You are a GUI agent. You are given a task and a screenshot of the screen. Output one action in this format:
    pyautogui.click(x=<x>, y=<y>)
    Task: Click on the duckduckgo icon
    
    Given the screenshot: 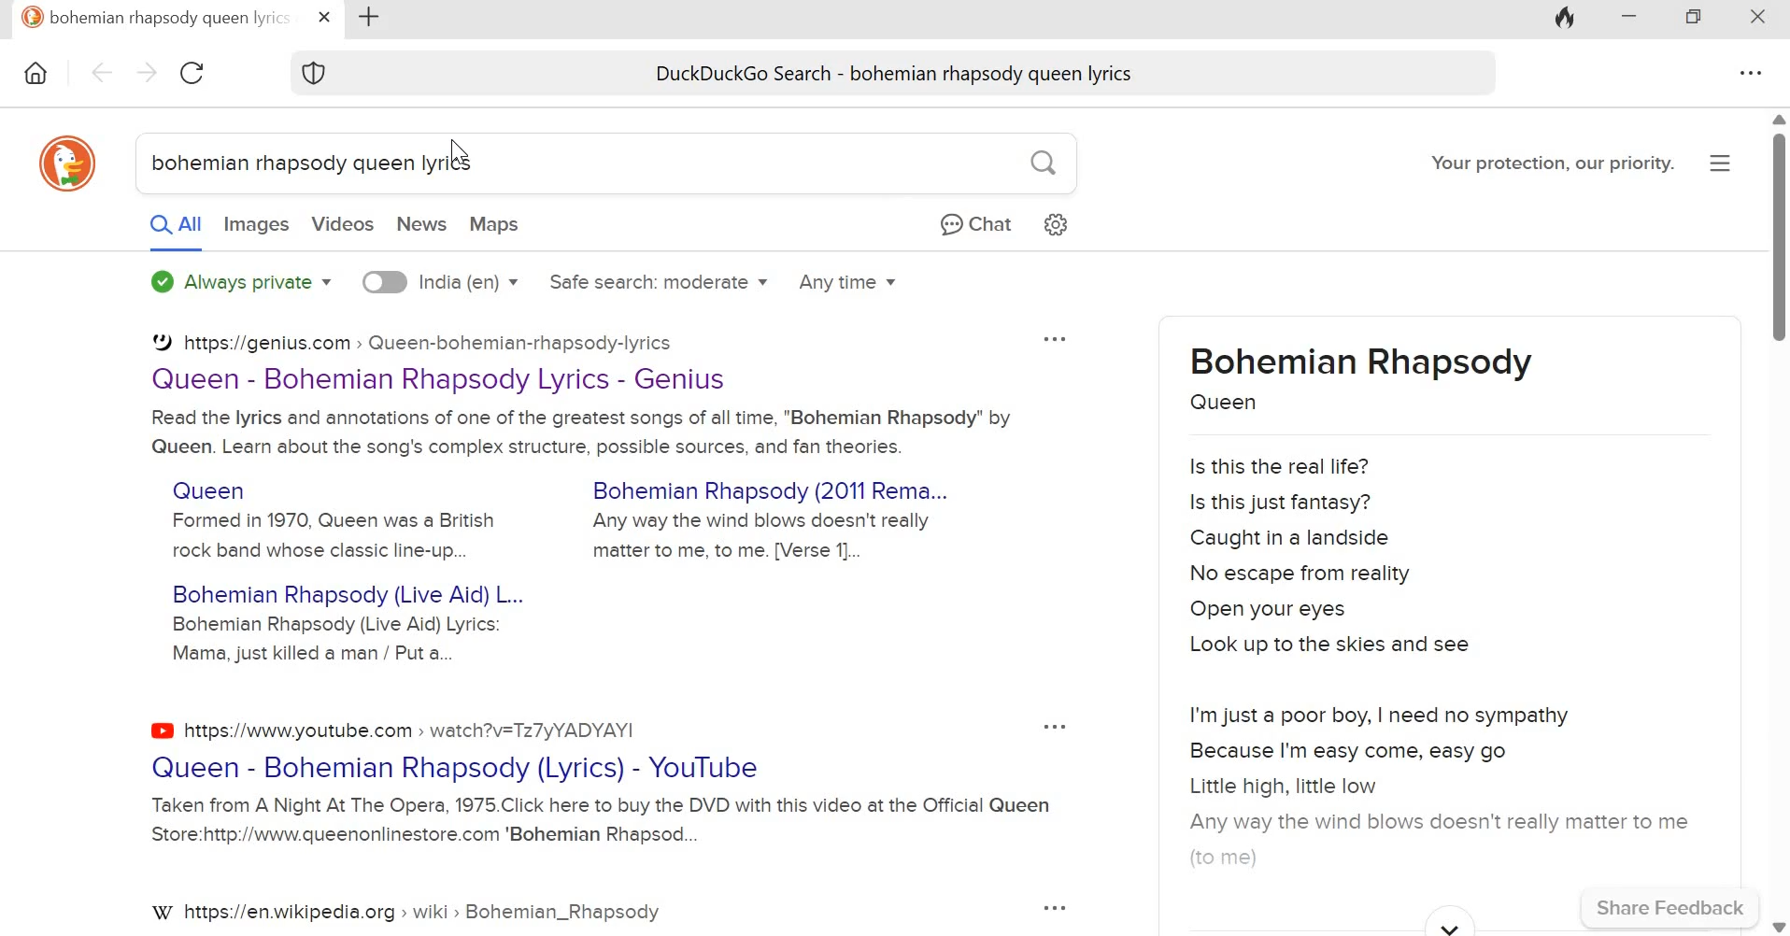 What is the action you would take?
    pyautogui.click(x=67, y=163)
    